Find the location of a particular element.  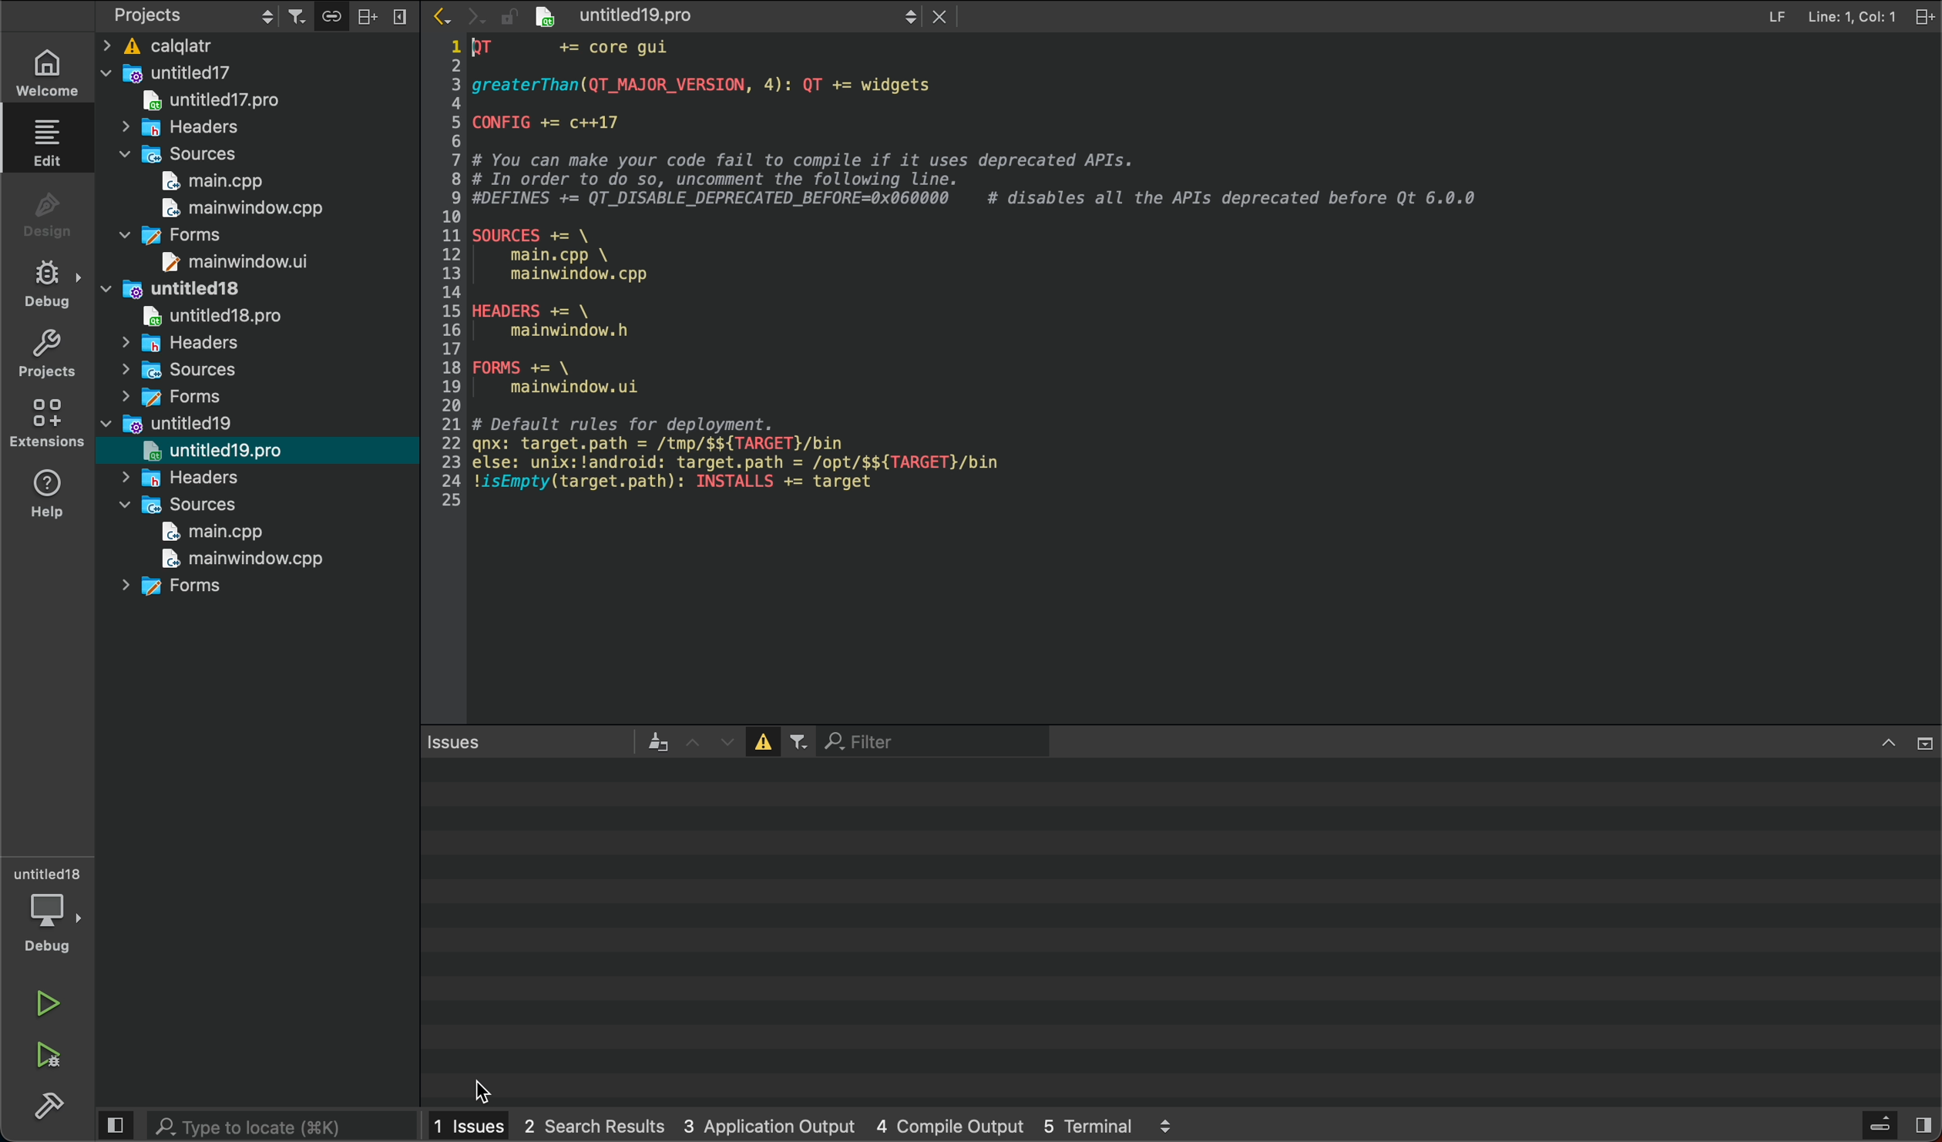

run debug is located at coordinates (44, 1051).